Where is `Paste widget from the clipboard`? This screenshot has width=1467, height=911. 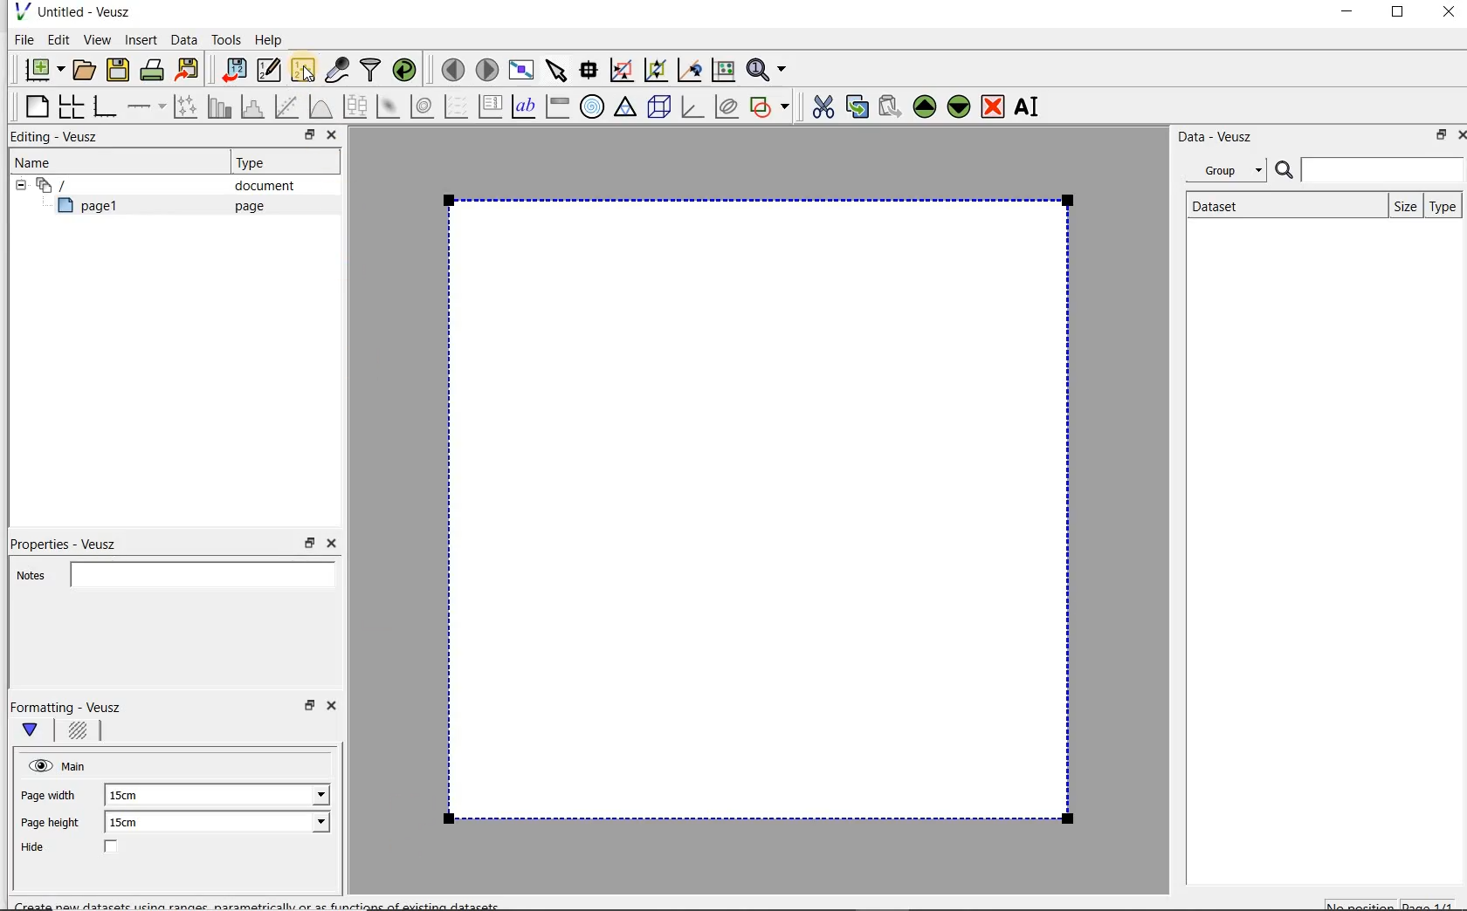 Paste widget from the clipboard is located at coordinates (892, 106).